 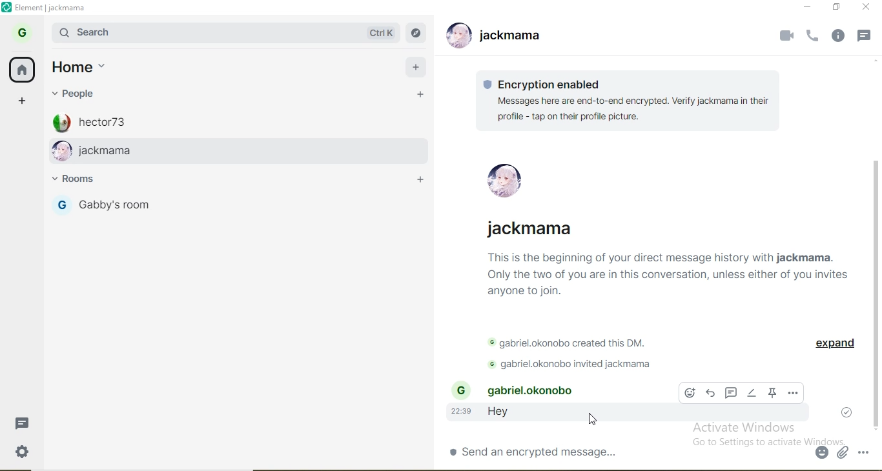 What do you see at coordinates (53, 8) in the screenshot?
I see `element` at bounding box center [53, 8].